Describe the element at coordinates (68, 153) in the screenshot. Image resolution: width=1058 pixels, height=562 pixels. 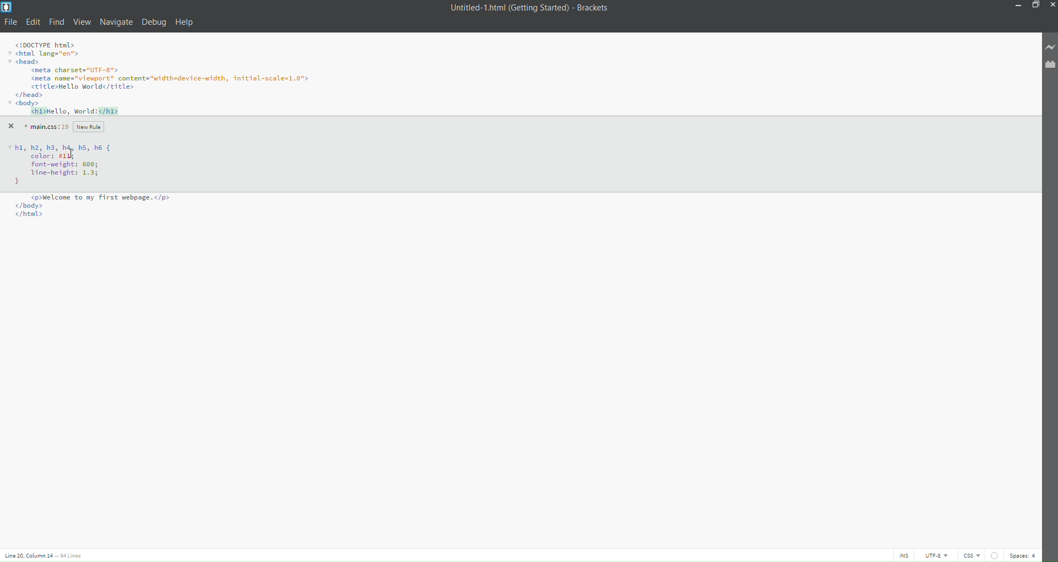
I see `changing color code` at that location.